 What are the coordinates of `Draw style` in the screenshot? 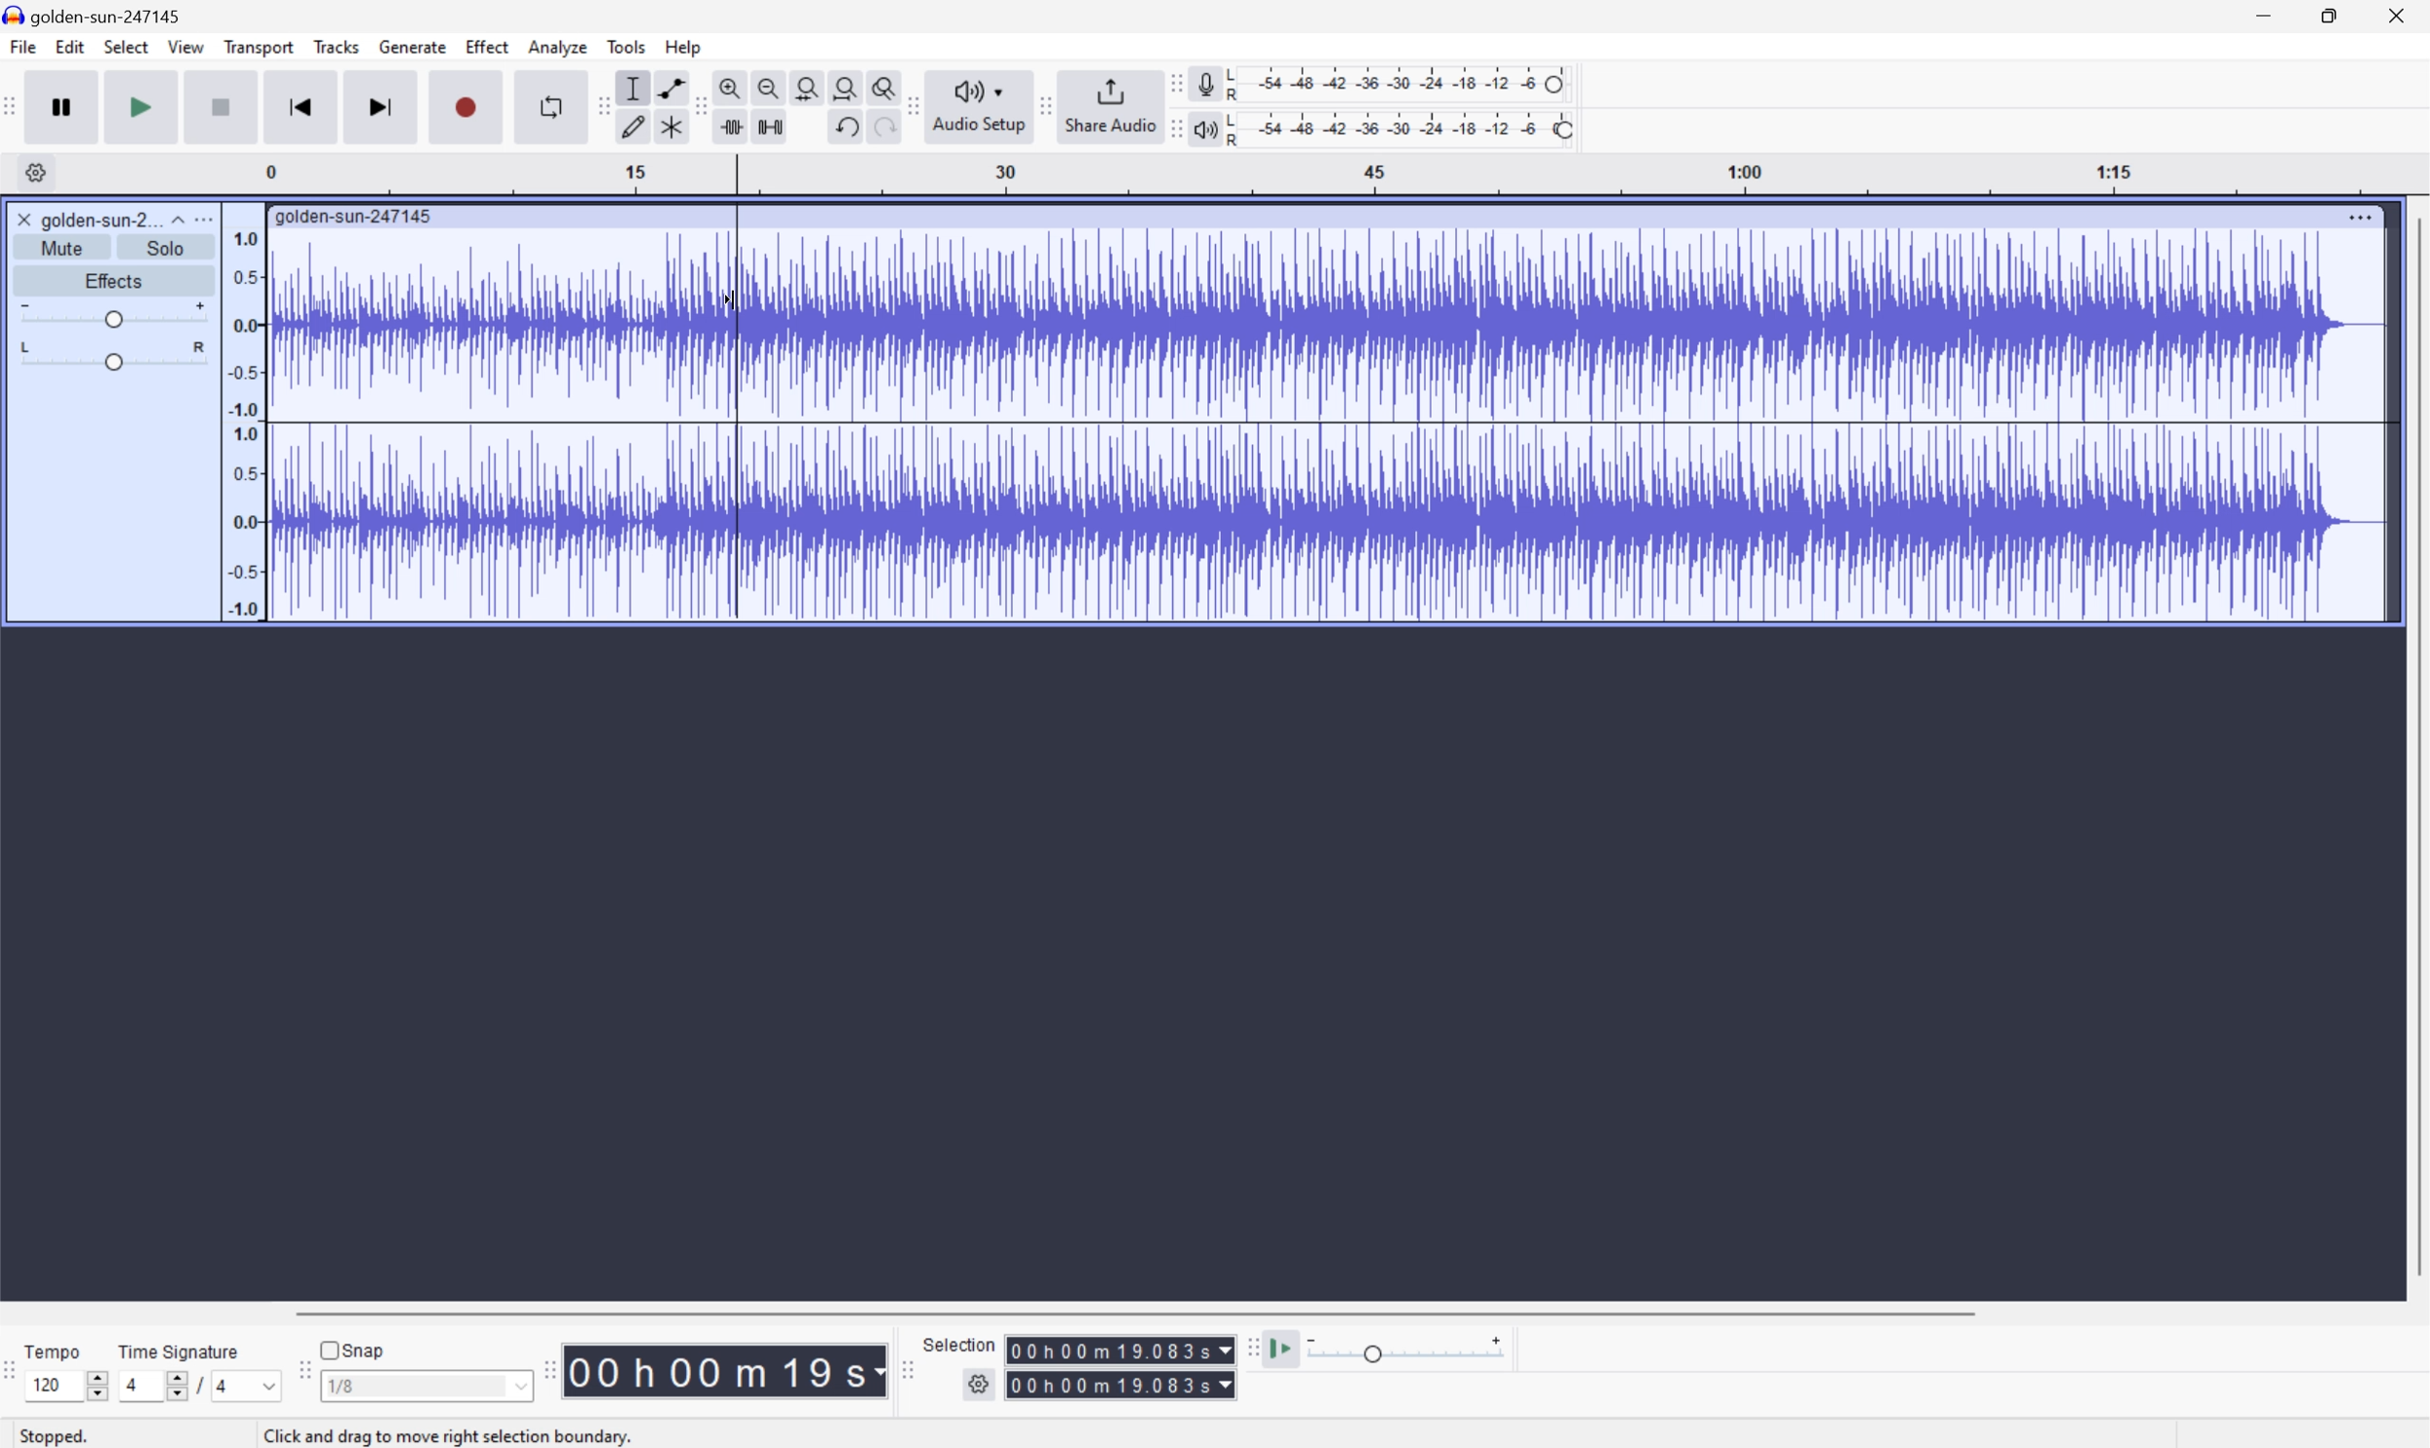 It's located at (635, 124).